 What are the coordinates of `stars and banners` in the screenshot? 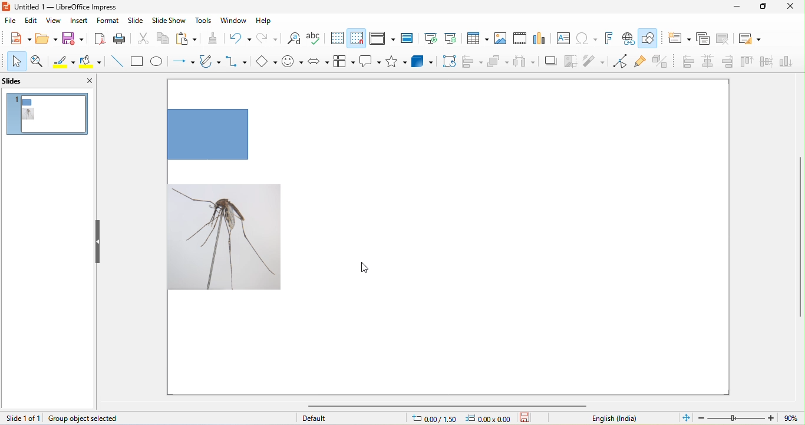 It's located at (398, 62).